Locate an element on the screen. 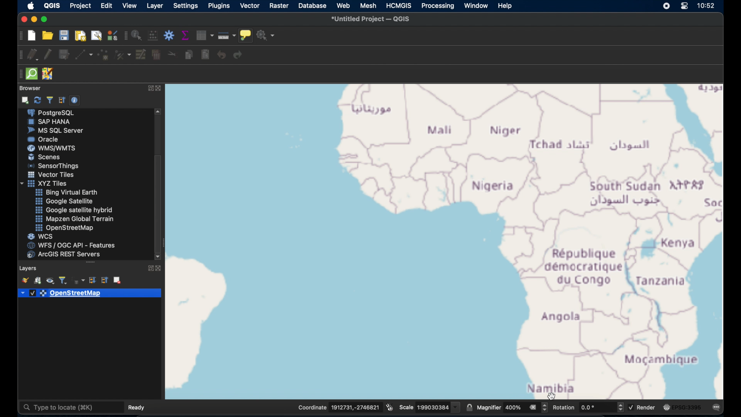 The width and height of the screenshot is (741, 417). edit is located at coordinates (106, 5).